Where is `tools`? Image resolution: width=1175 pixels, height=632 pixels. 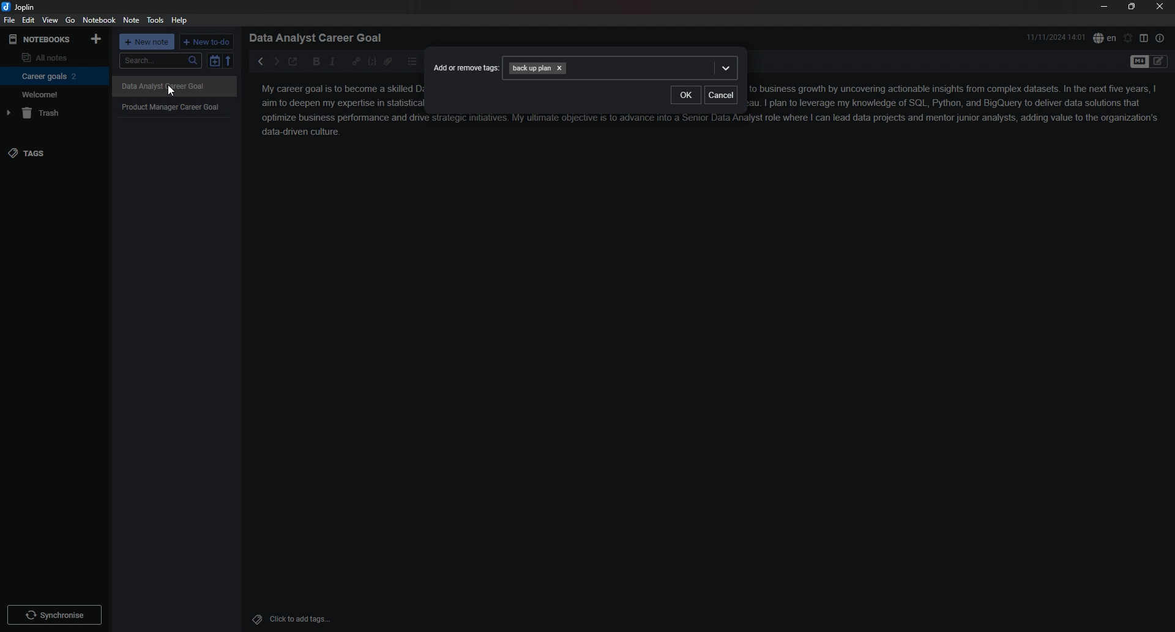
tools is located at coordinates (155, 20).